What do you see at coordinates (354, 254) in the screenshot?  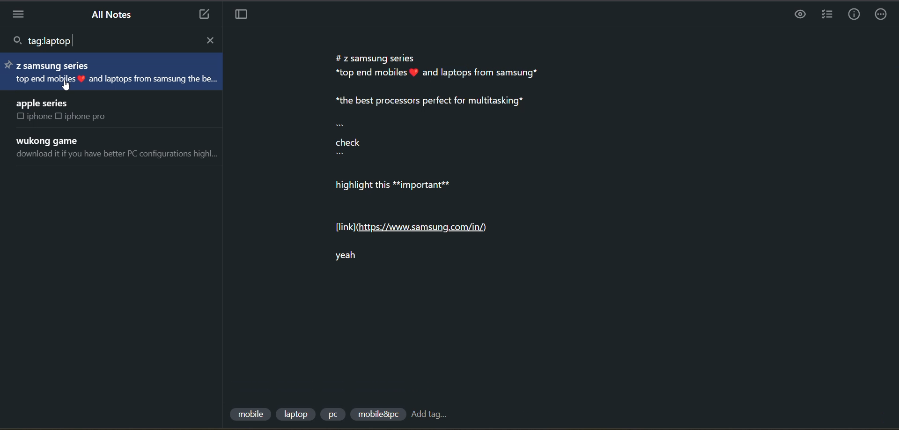 I see `yeah` at bounding box center [354, 254].